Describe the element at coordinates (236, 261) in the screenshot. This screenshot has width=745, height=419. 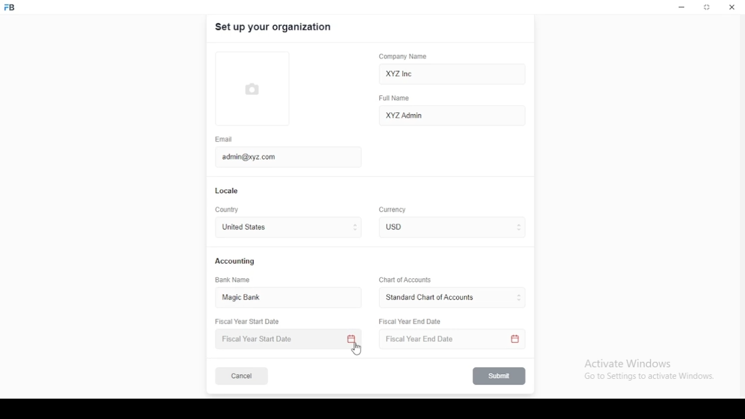
I see `accounting` at that location.